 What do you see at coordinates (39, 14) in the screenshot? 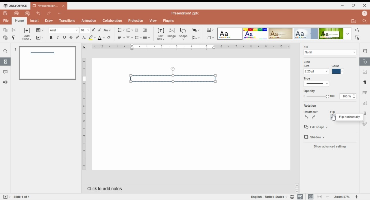
I see `undo` at bounding box center [39, 14].